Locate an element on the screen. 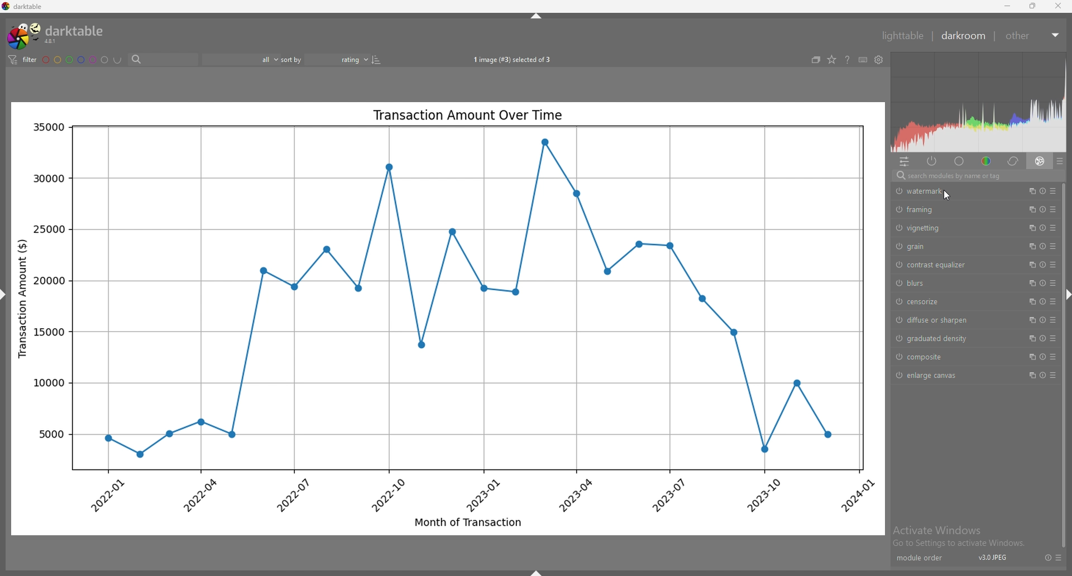  resize is located at coordinates (1032, 6).